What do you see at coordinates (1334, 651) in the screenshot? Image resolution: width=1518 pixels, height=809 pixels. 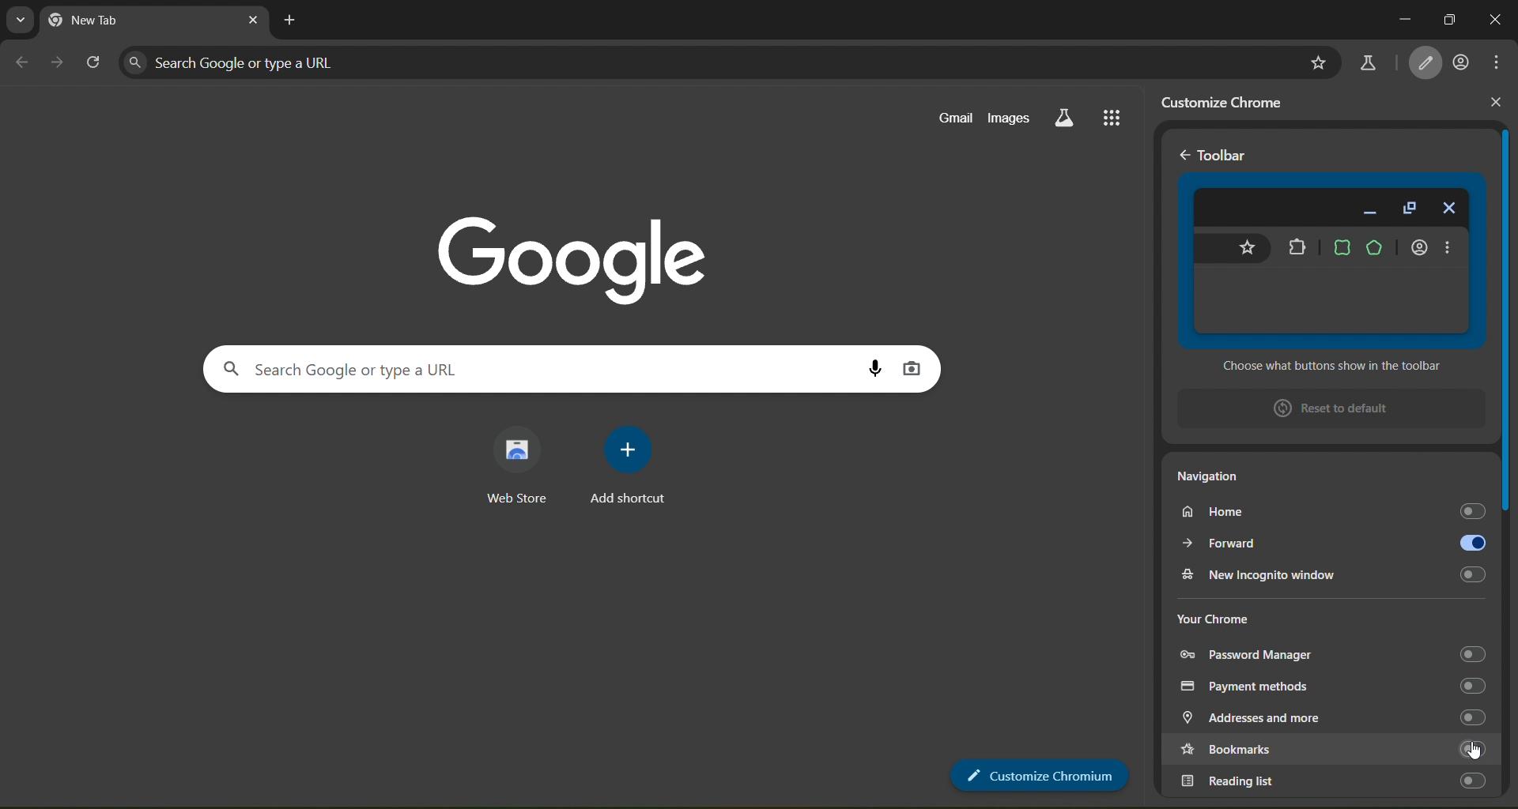 I see `password manager` at bounding box center [1334, 651].